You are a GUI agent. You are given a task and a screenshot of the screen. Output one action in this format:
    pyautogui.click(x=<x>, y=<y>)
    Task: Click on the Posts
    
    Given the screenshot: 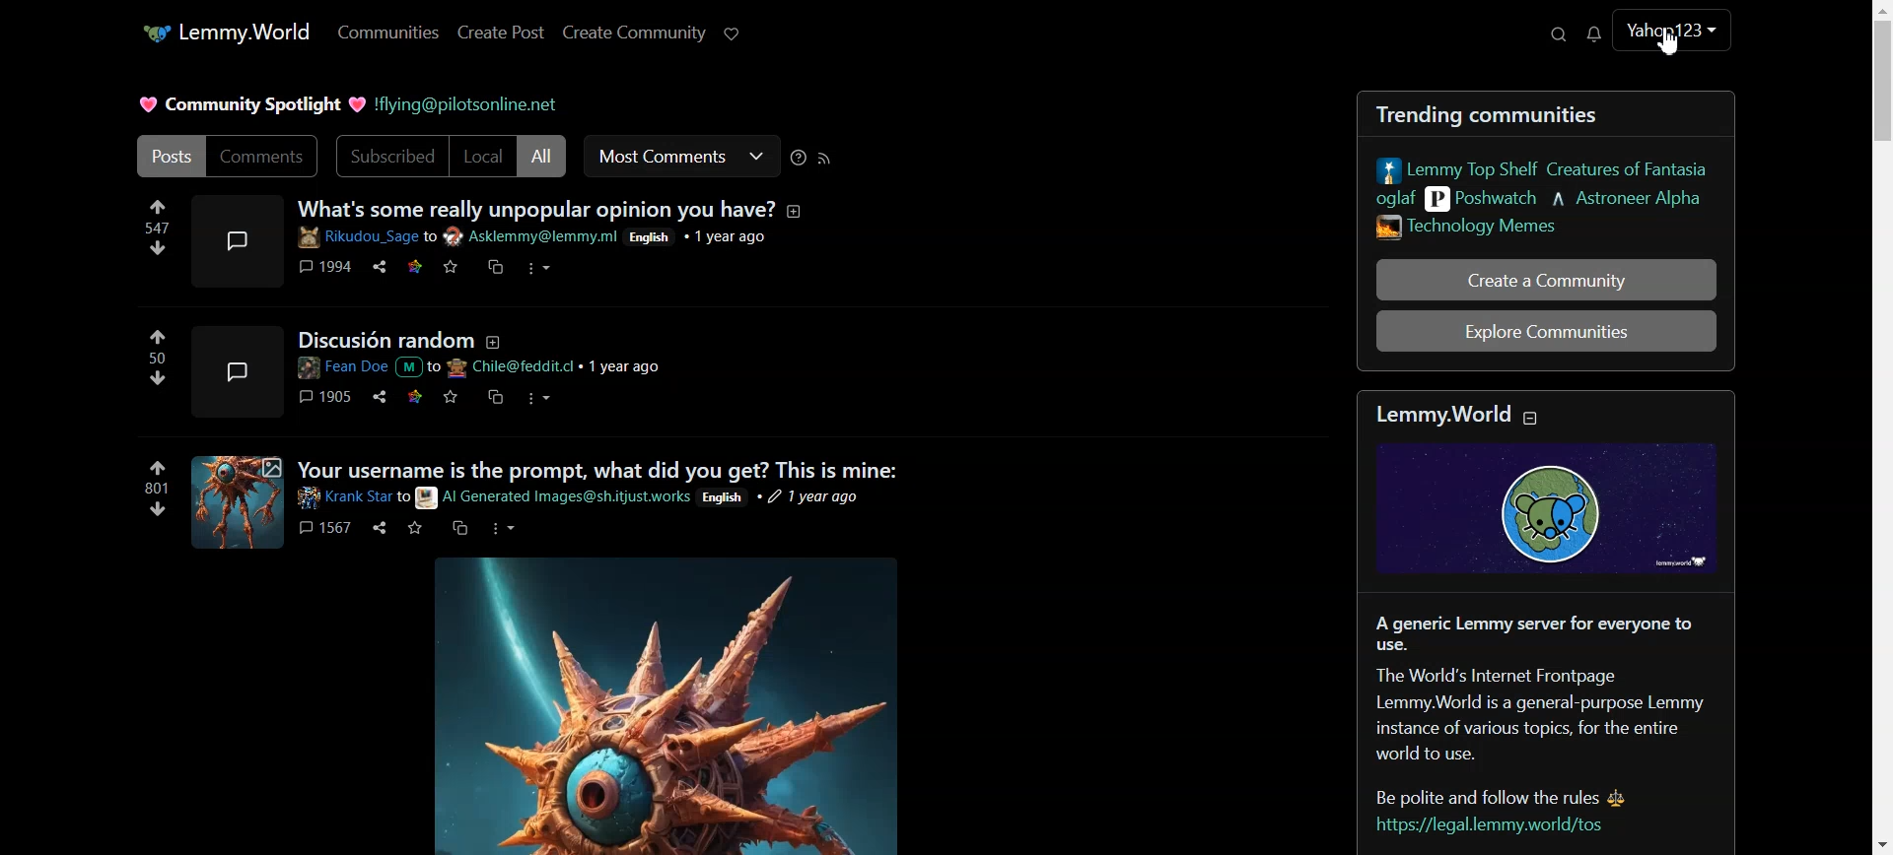 What is the action you would take?
    pyautogui.click(x=168, y=156)
    